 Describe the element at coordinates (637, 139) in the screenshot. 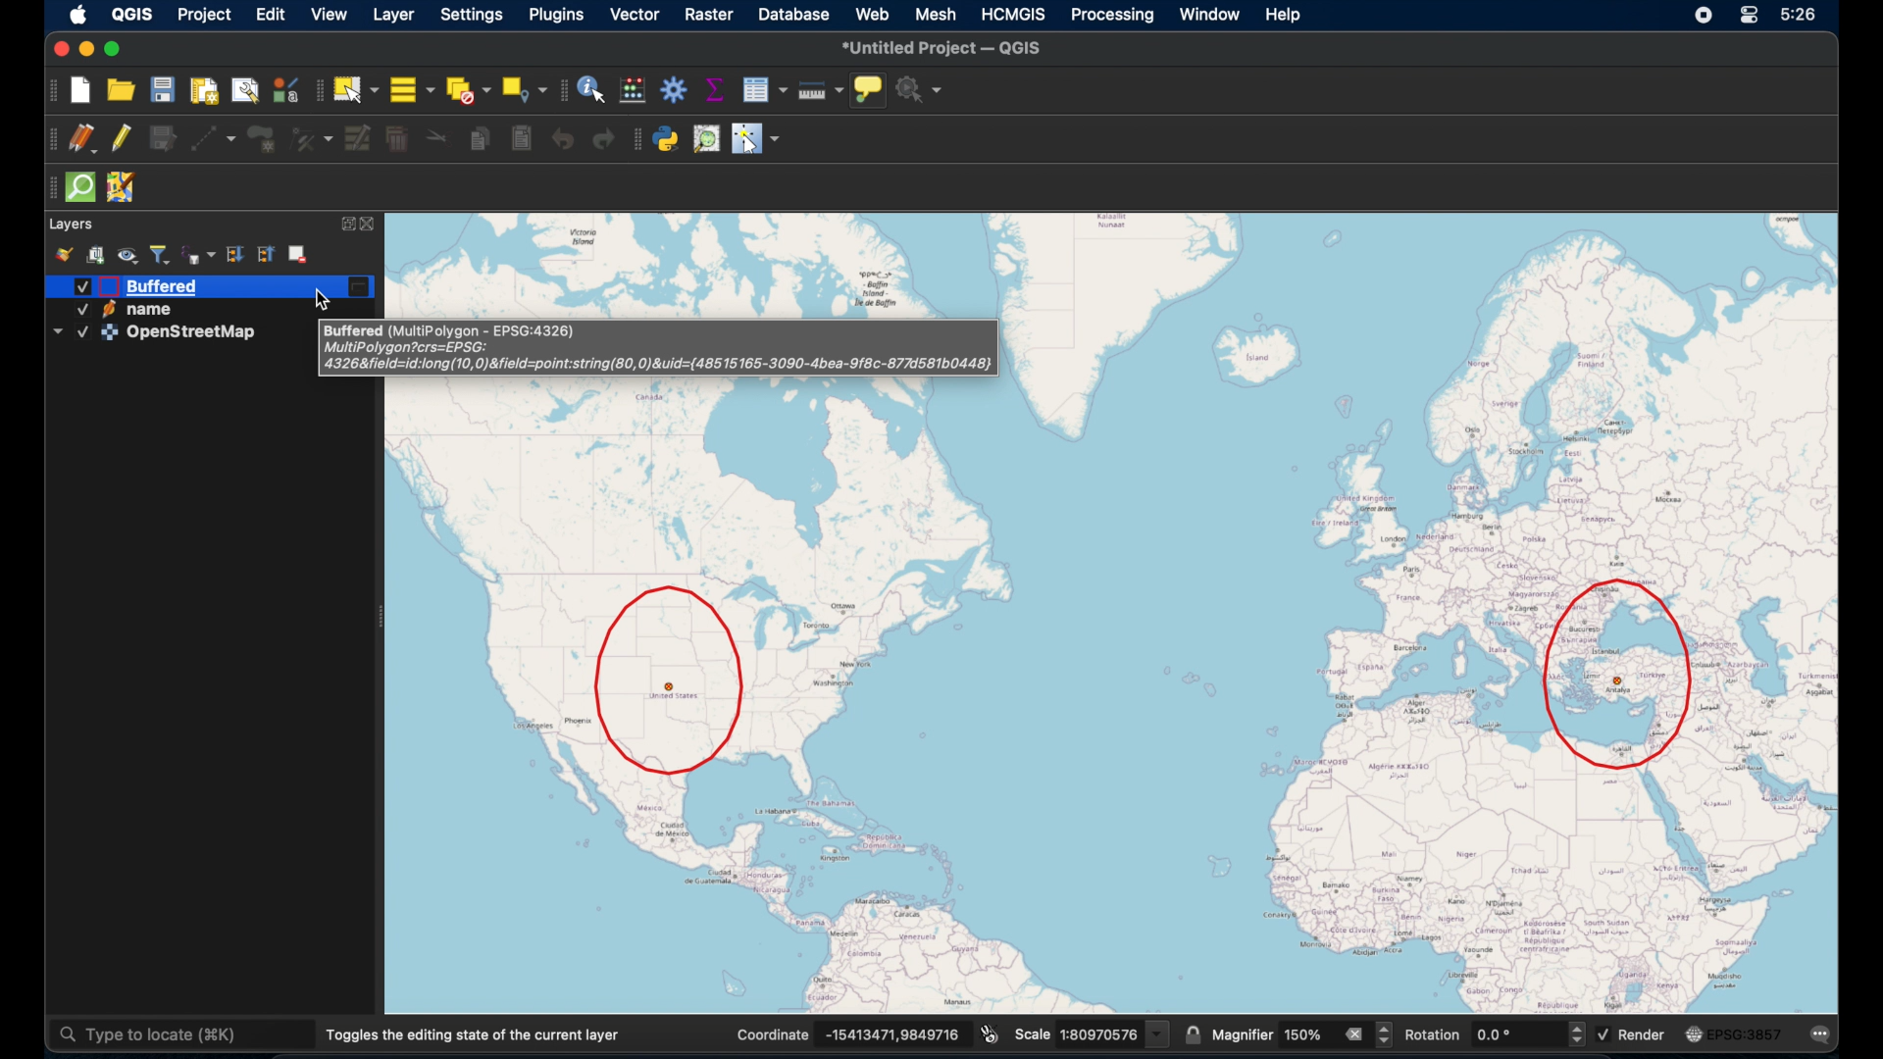

I see `drag handle` at that location.